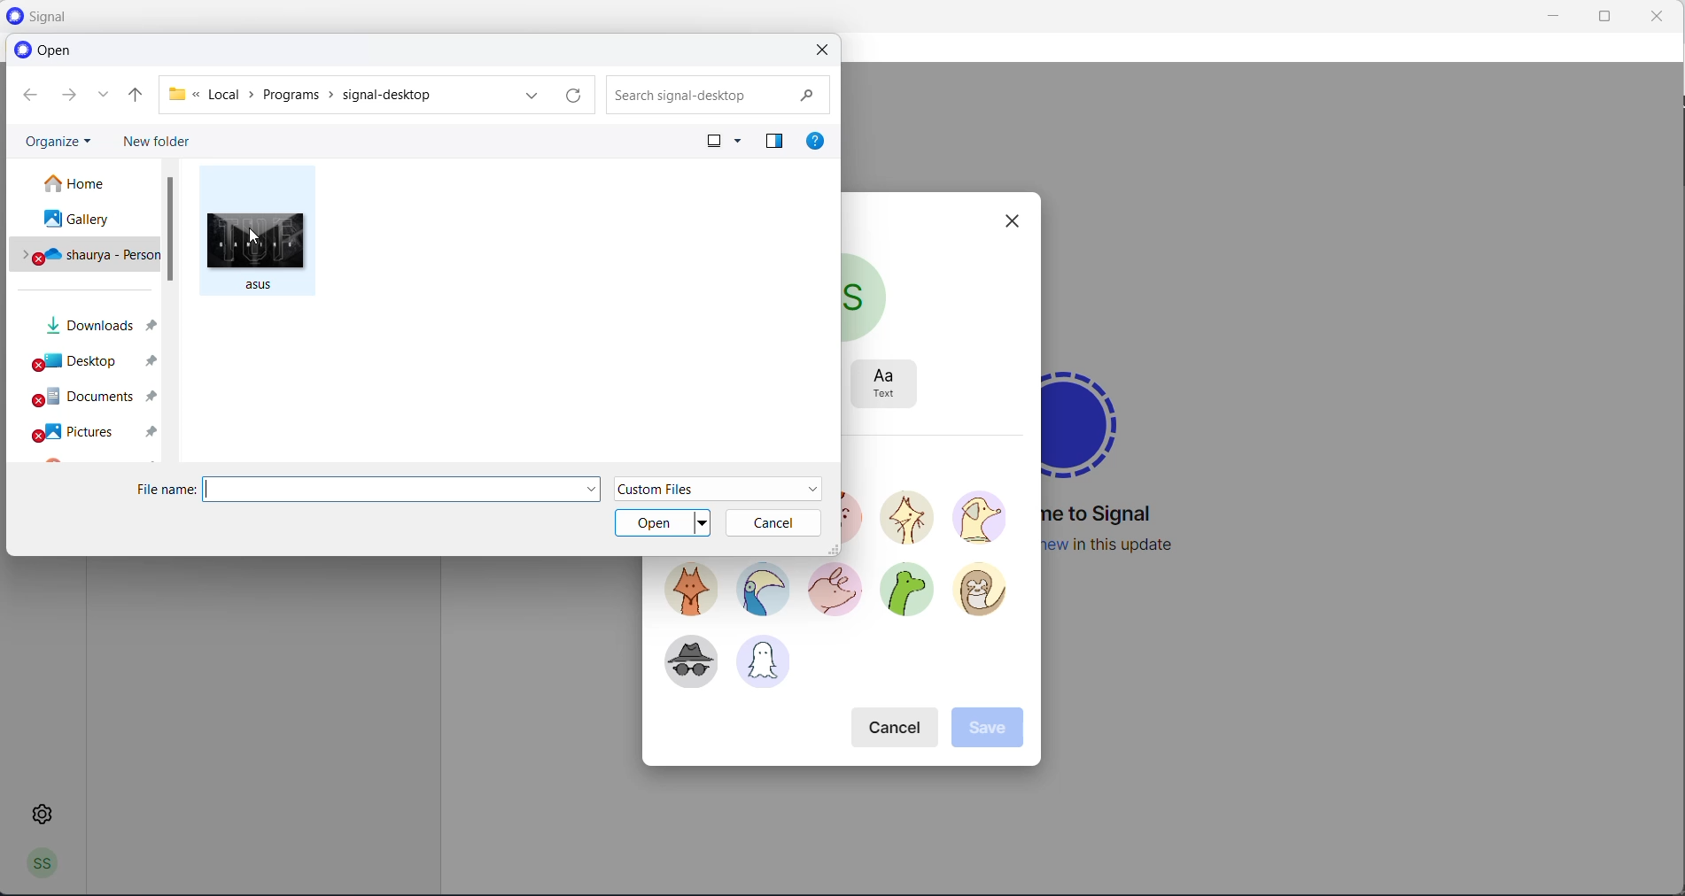 The width and height of the screenshot is (1685, 896). I want to click on file name textbox, so click(384, 490).